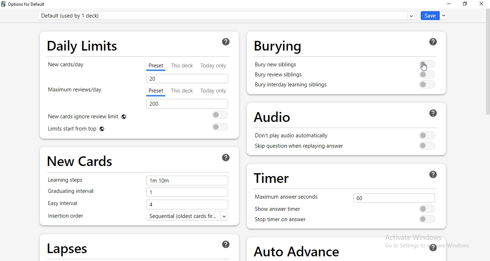  What do you see at coordinates (157, 67) in the screenshot?
I see `preset` at bounding box center [157, 67].